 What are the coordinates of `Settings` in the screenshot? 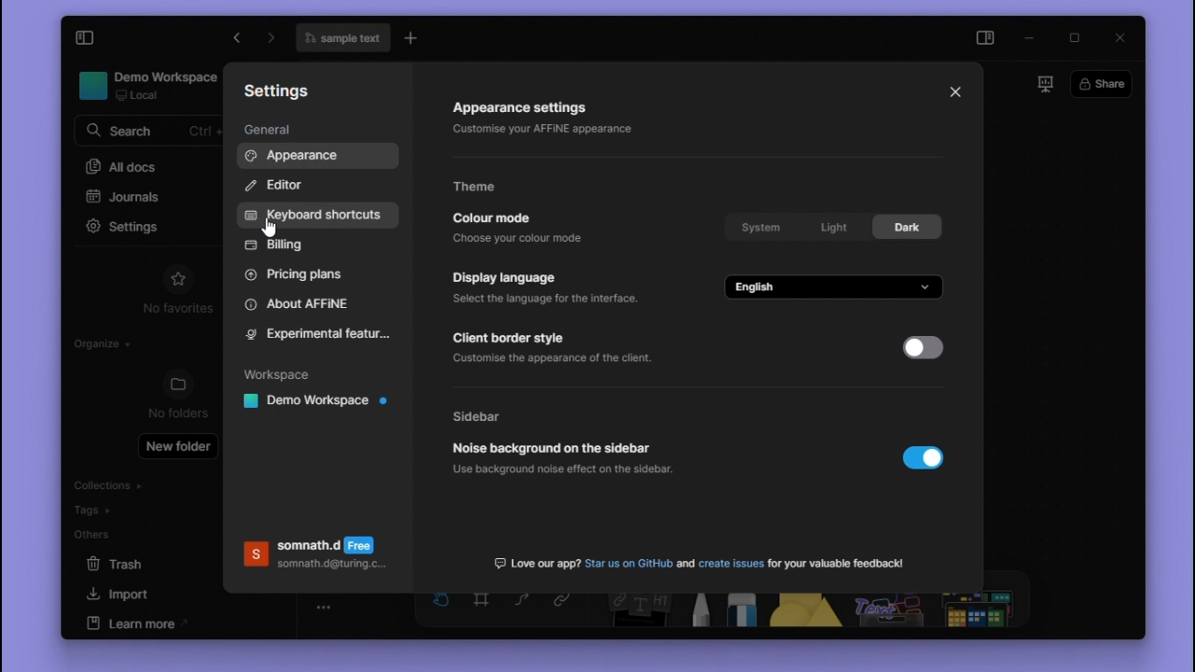 It's located at (285, 93).